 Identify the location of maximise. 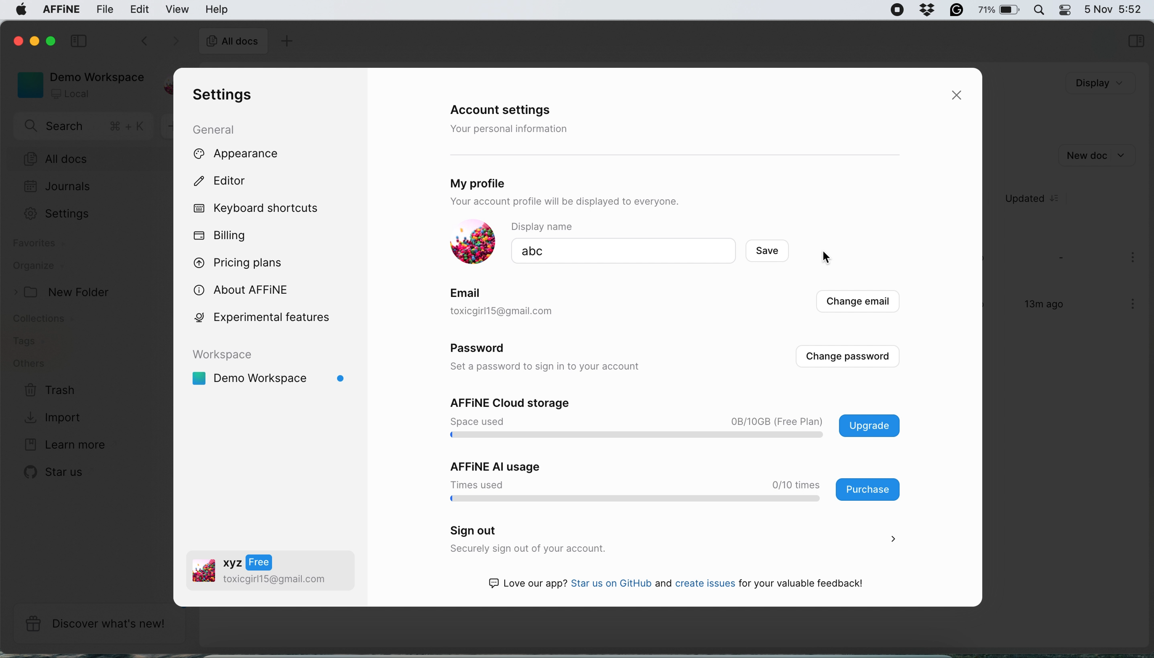
(54, 41).